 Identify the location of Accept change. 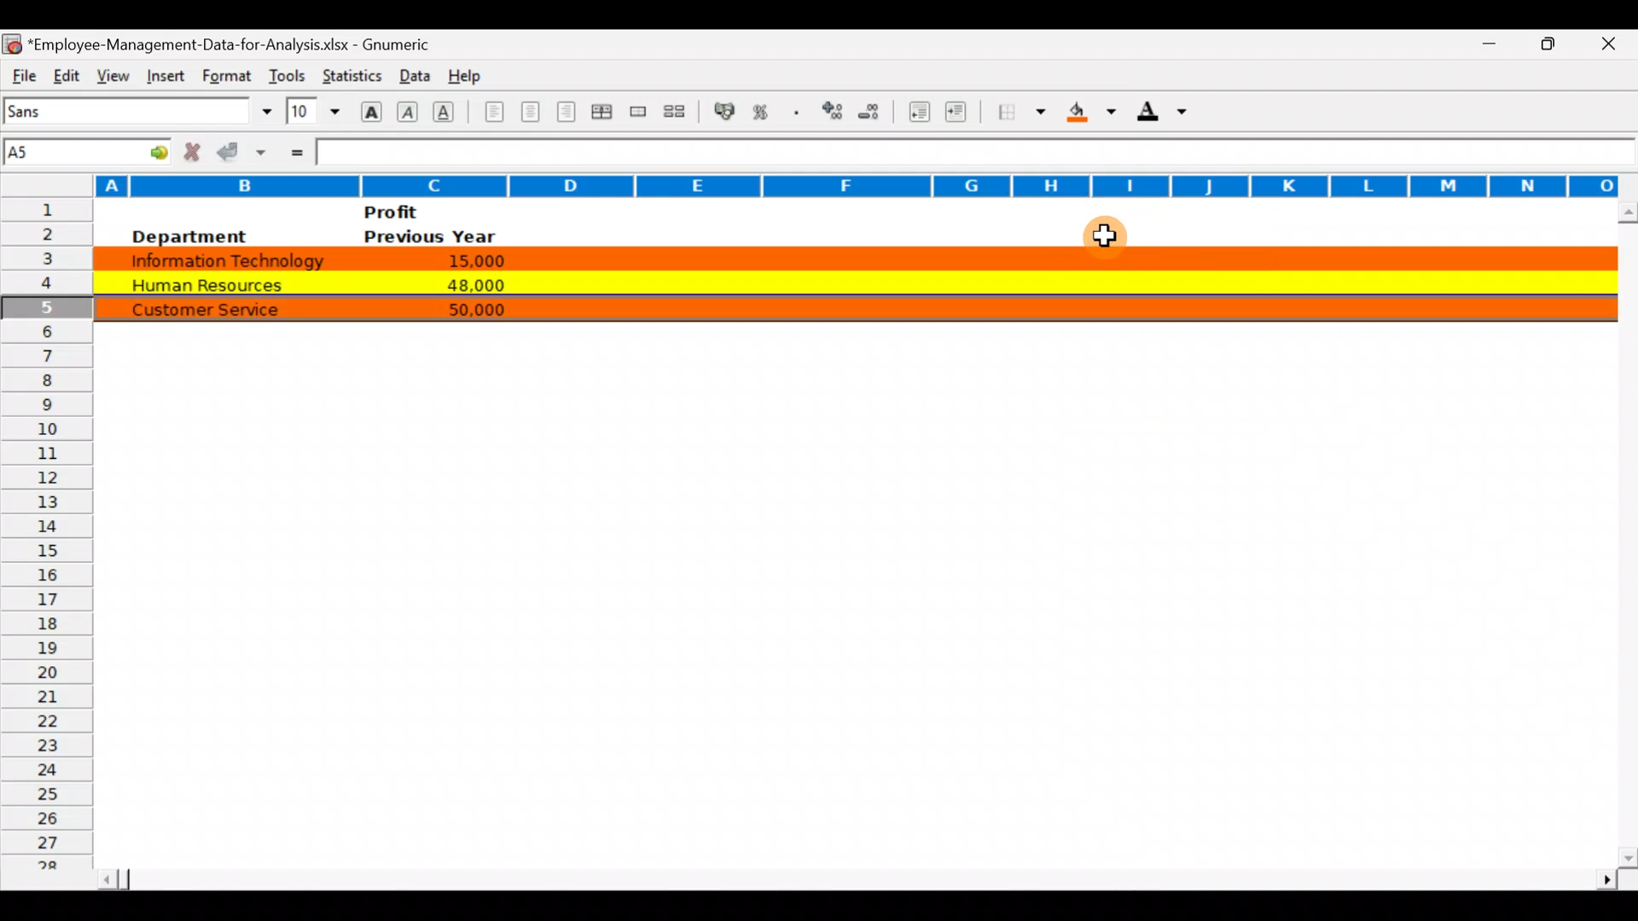
(244, 151).